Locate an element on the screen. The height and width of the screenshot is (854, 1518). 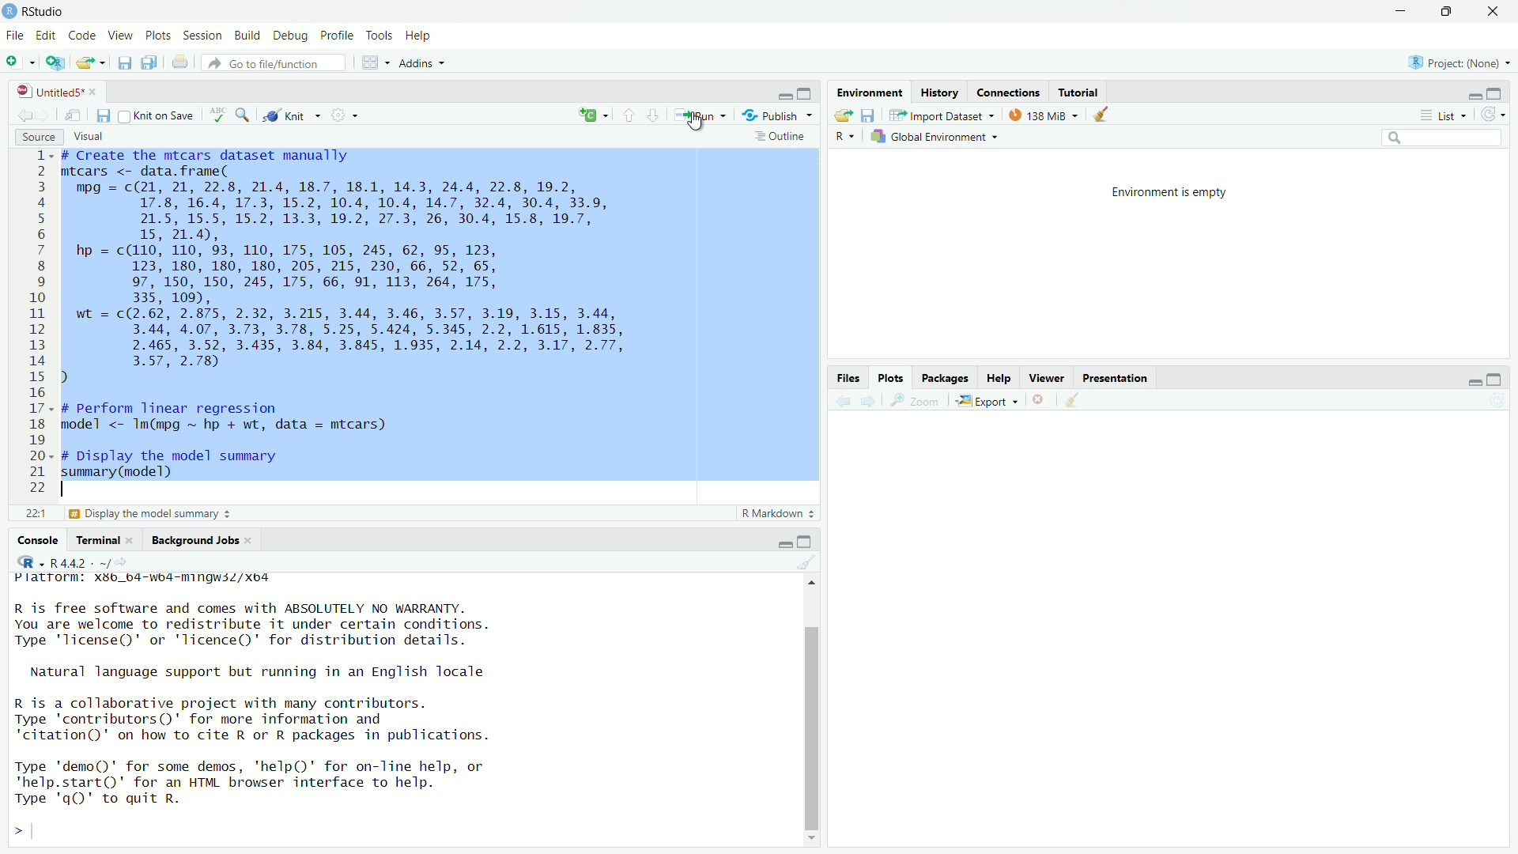
Environment is empty is located at coordinates (1171, 192).